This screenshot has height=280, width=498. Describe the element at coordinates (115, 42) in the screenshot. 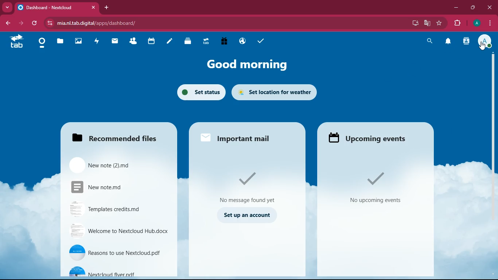

I see `mail` at that location.